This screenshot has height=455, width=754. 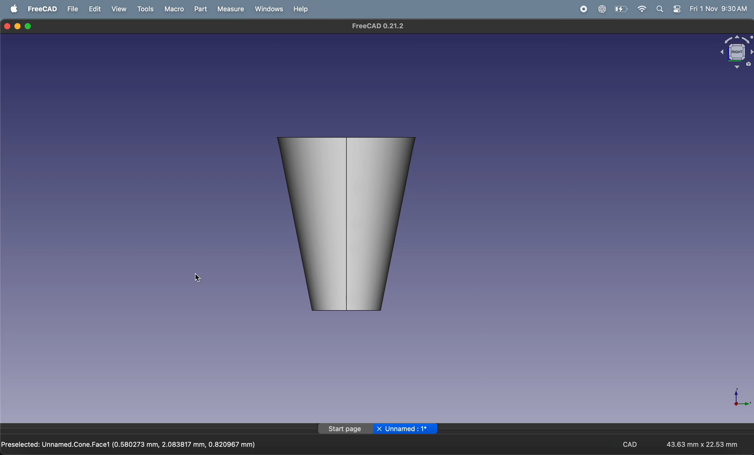 I want to click on closing window, so click(x=7, y=26).